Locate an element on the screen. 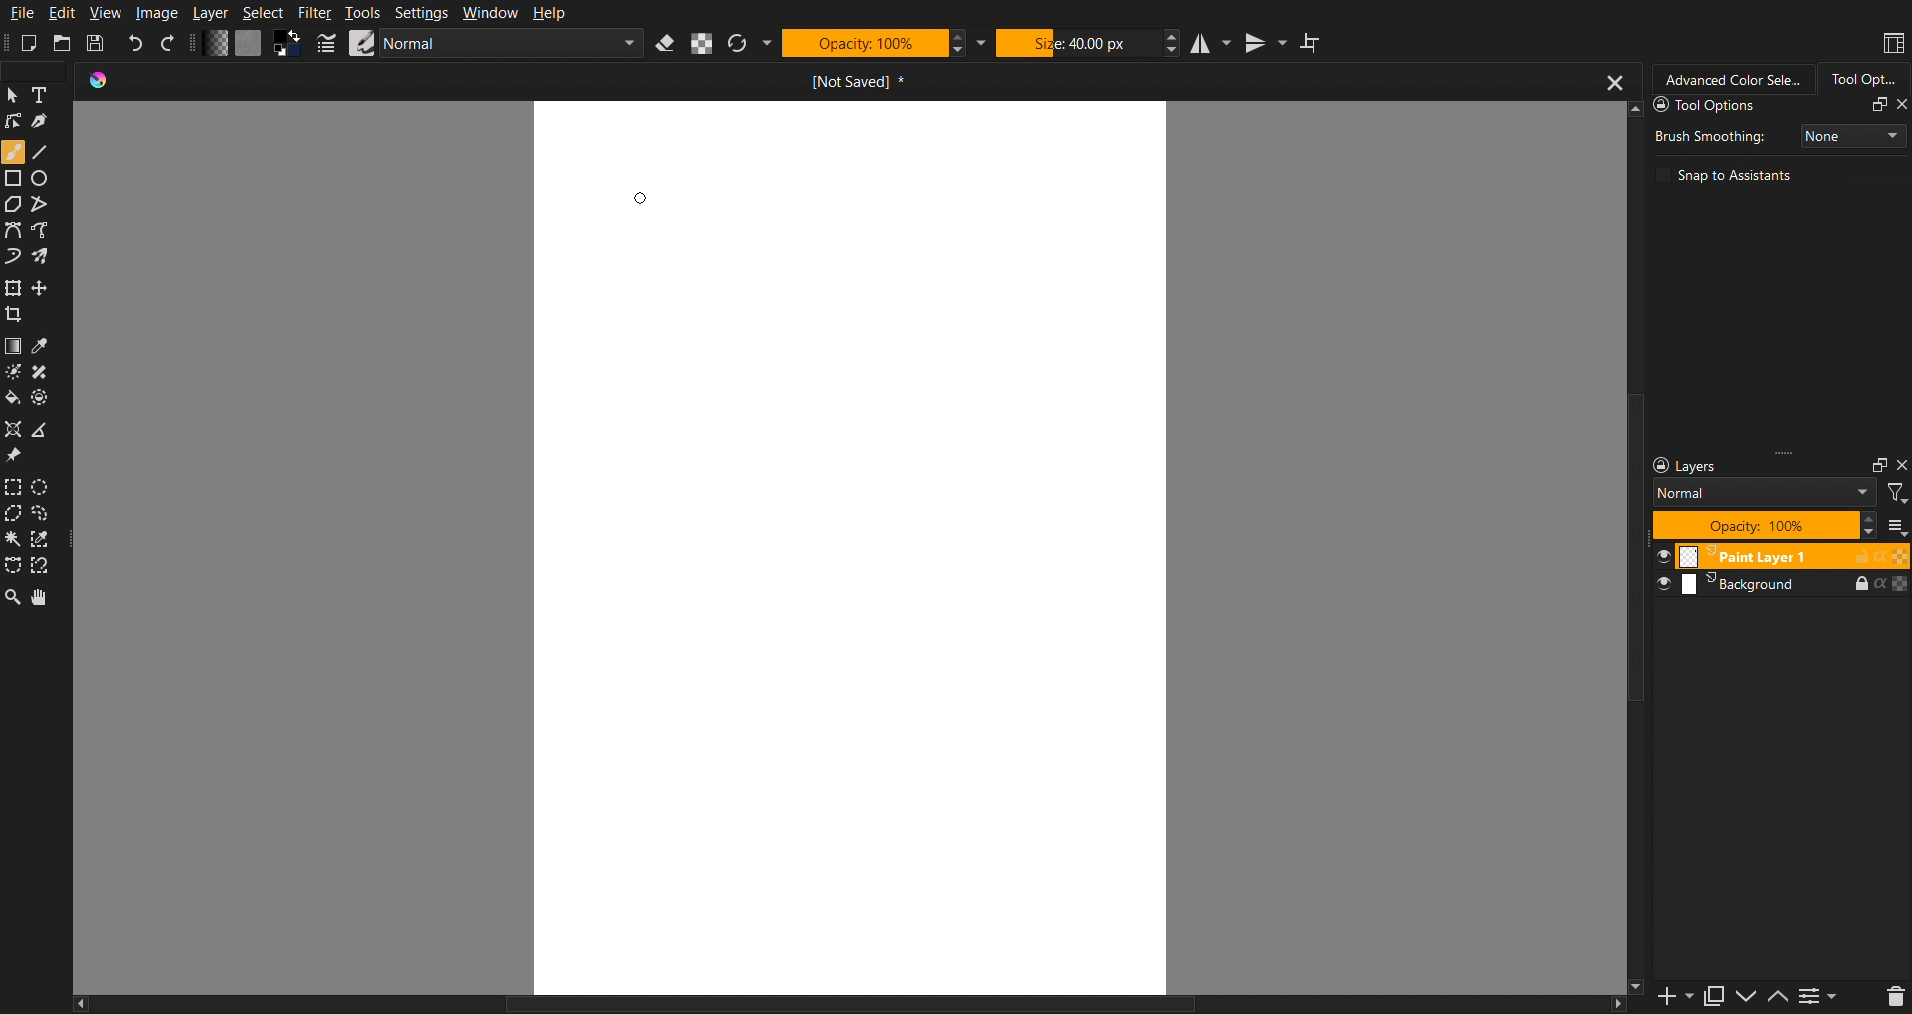 The width and height of the screenshot is (1912, 1014). Crop is located at coordinates (16, 315).